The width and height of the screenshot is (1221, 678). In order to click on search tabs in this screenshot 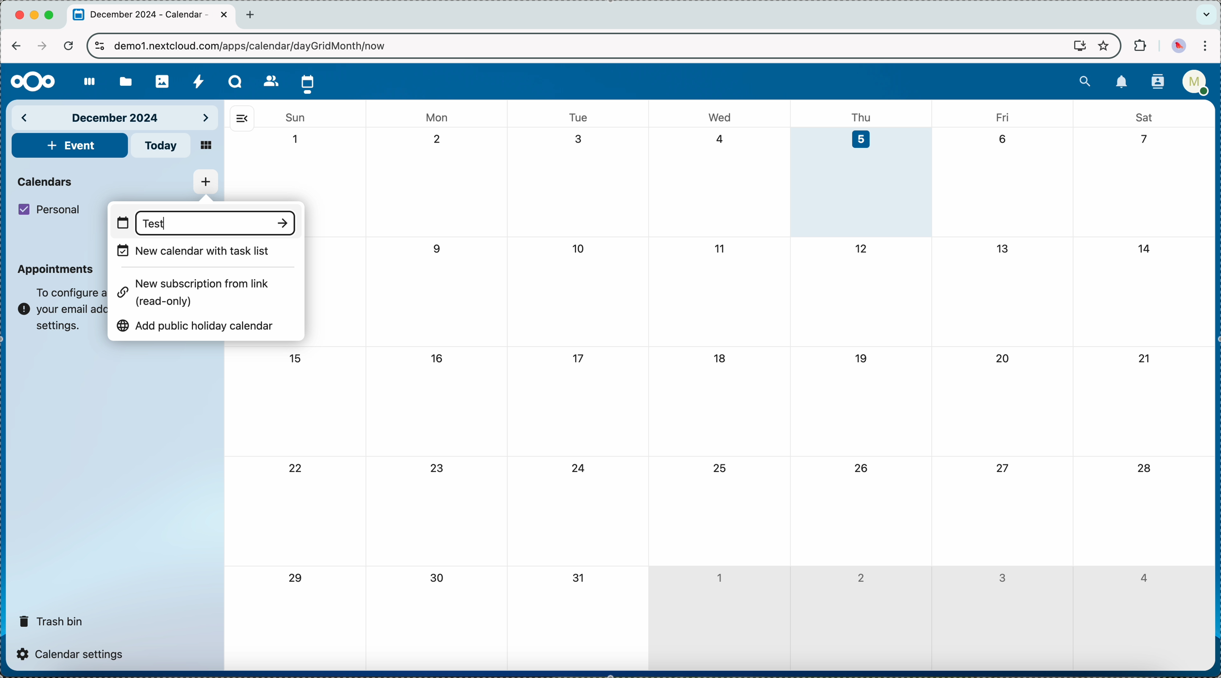, I will do `click(1206, 15)`.